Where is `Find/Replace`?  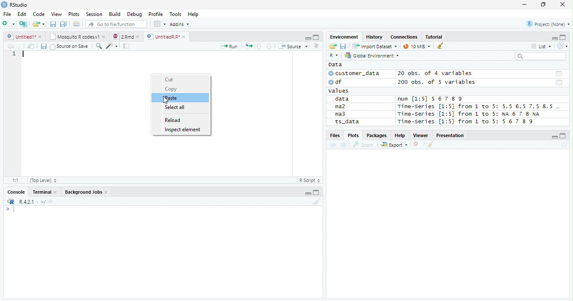
Find/Replace is located at coordinates (98, 46).